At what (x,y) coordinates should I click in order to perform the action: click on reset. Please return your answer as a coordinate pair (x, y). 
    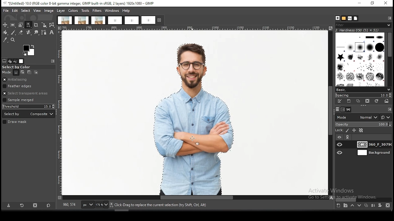
    Looking at the image, I should click on (386, 117).